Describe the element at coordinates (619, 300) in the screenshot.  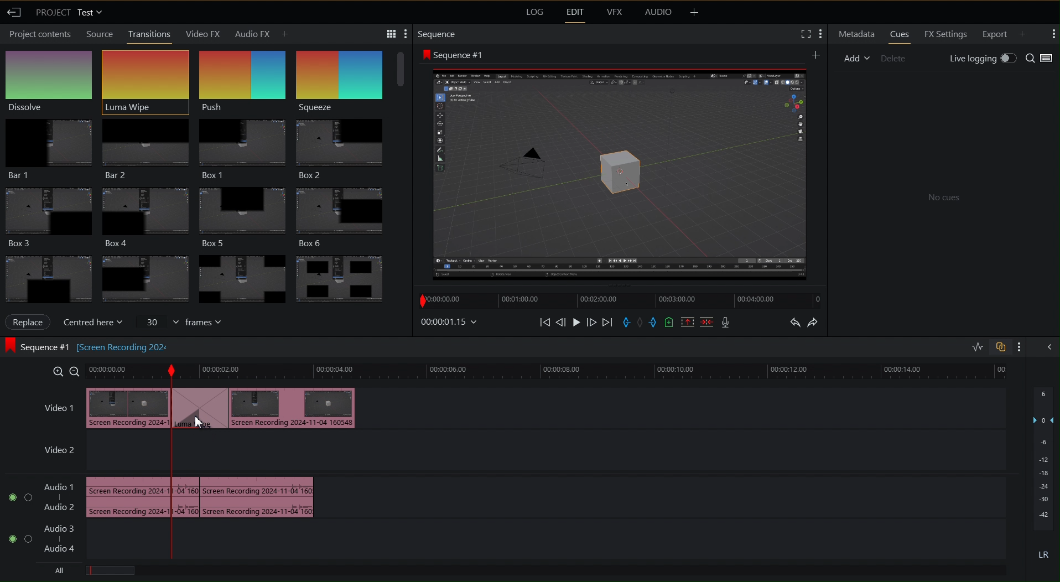
I see `Timeline` at that location.